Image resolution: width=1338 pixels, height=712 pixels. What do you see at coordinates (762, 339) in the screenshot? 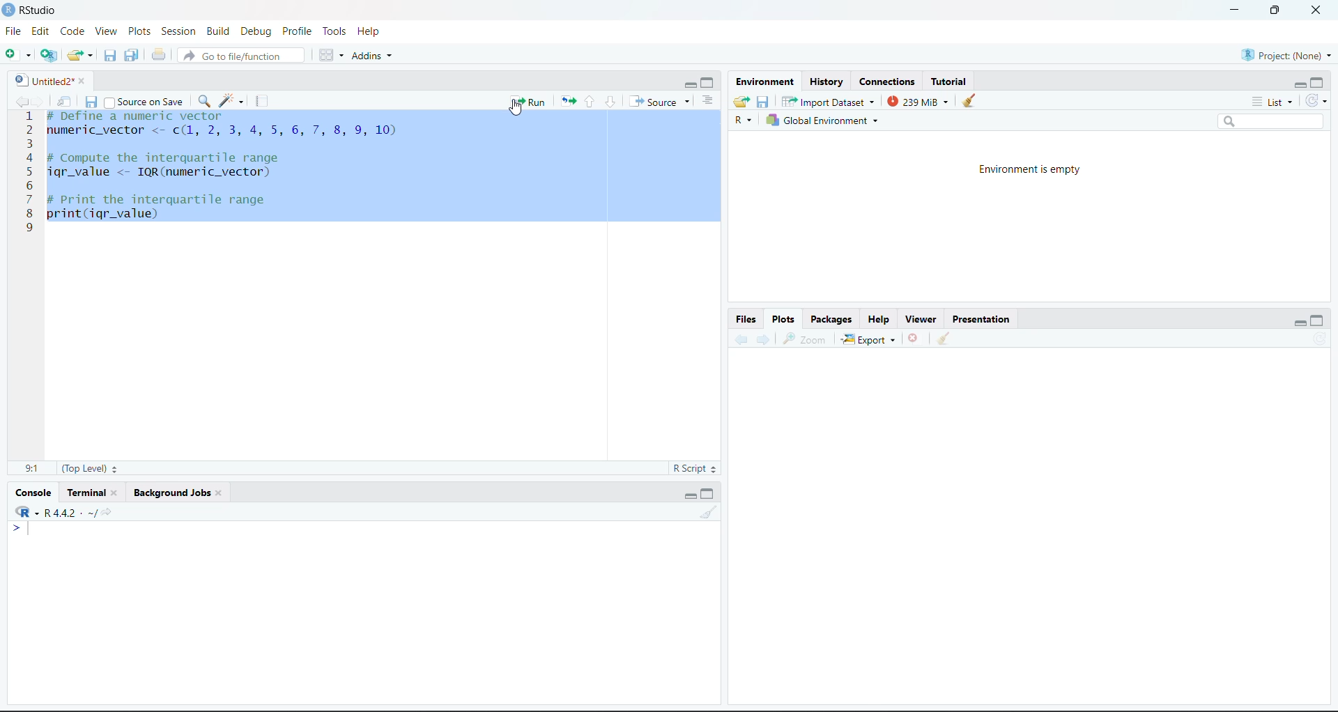
I see `Go forward to the next source location (Ctrl + F10)` at bounding box center [762, 339].